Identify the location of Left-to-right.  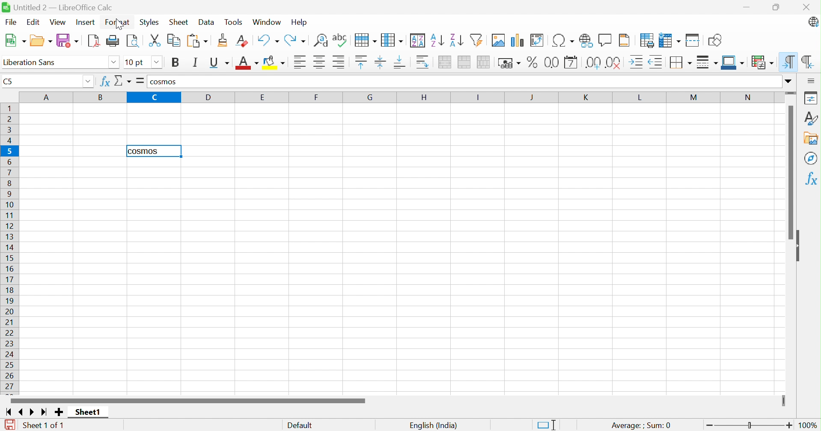
(790, 62).